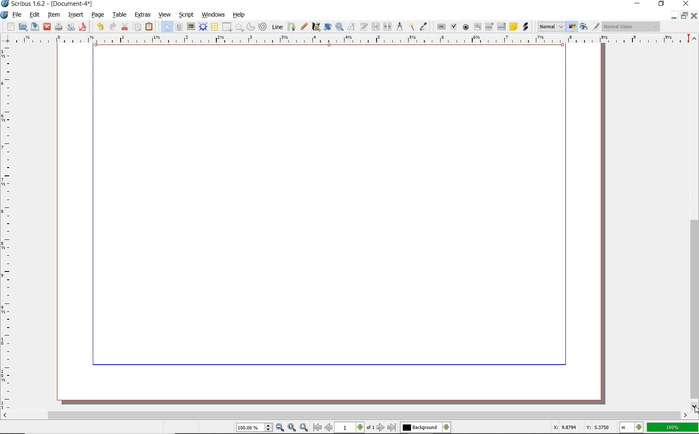 The image size is (699, 434). What do you see at coordinates (304, 427) in the screenshot?
I see `zoom in` at bounding box center [304, 427].